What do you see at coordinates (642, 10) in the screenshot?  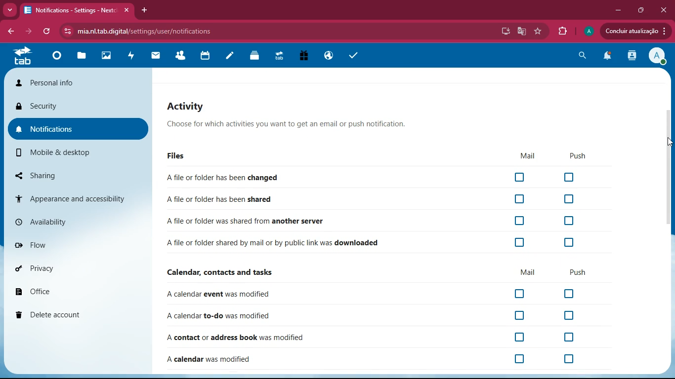 I see `maximize` at bounding box center [642, 10].